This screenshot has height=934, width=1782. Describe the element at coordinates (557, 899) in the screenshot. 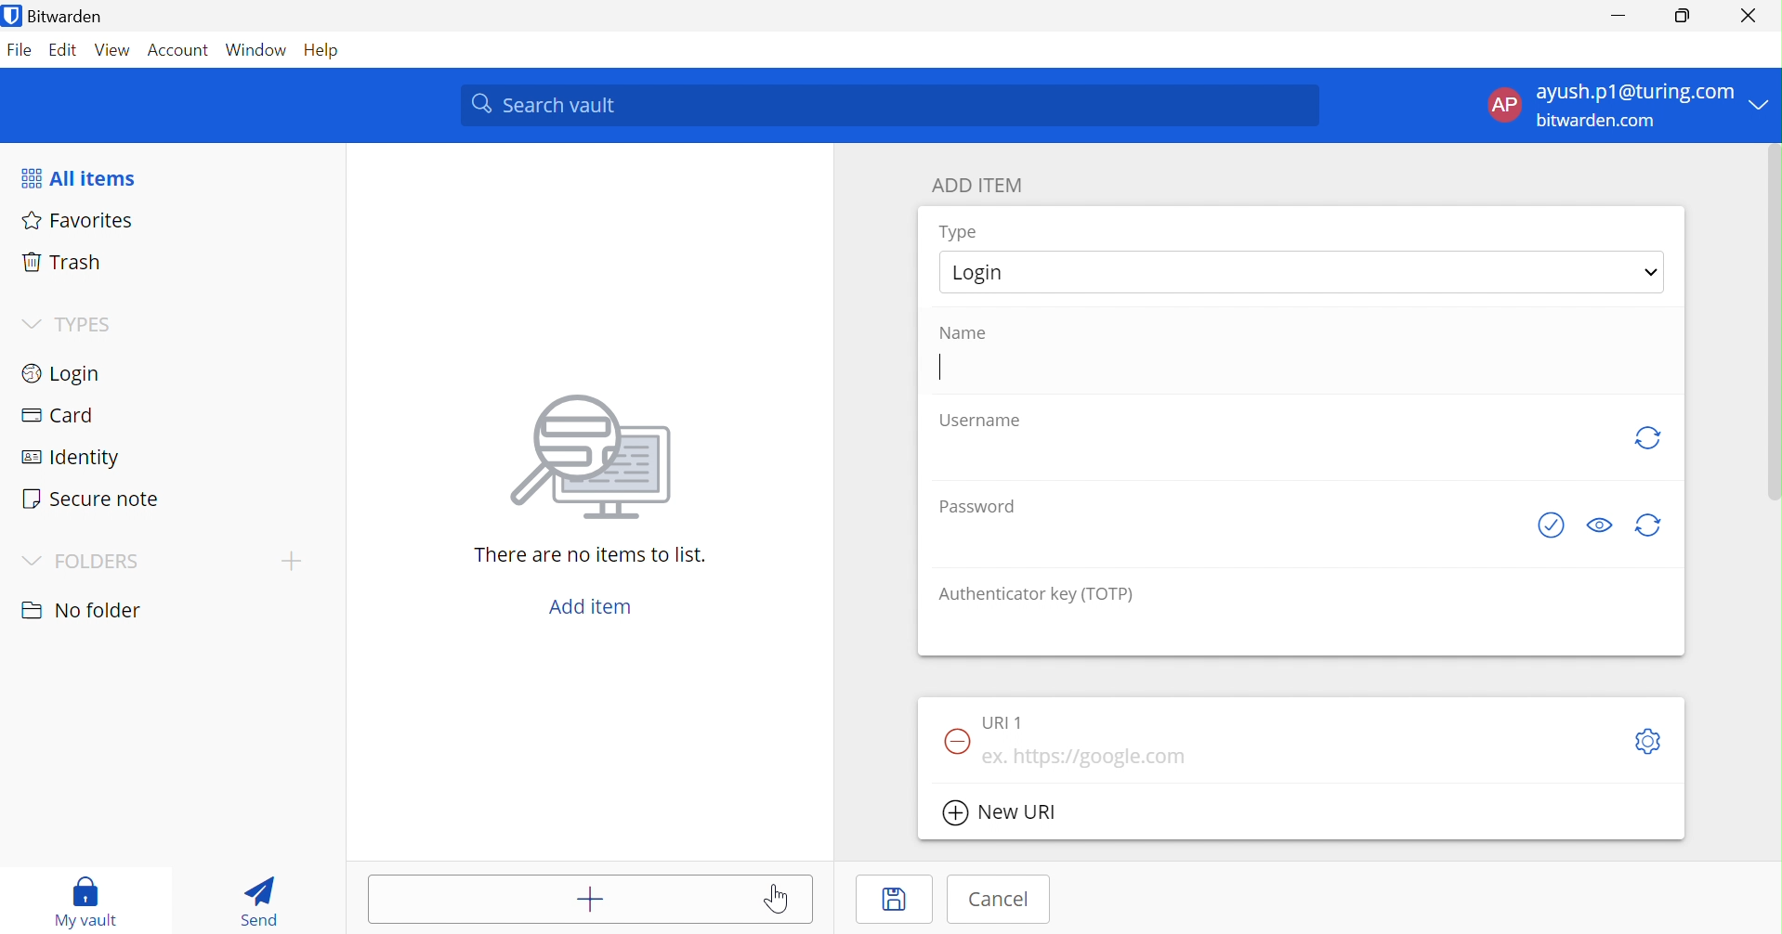

I see `Add item` at that location.